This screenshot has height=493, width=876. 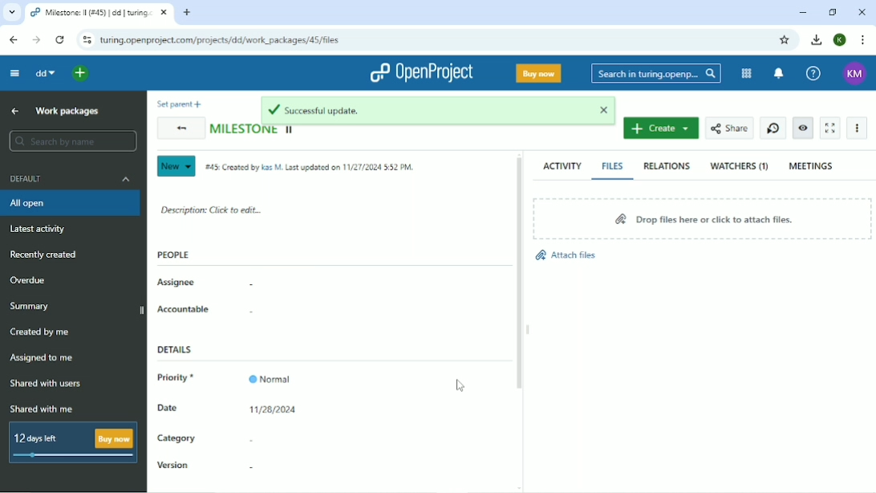 What do you see at coordinates (863, 39) in the screenshot?
I see `Customize and control google chrome` at bounding box center [863, 39].